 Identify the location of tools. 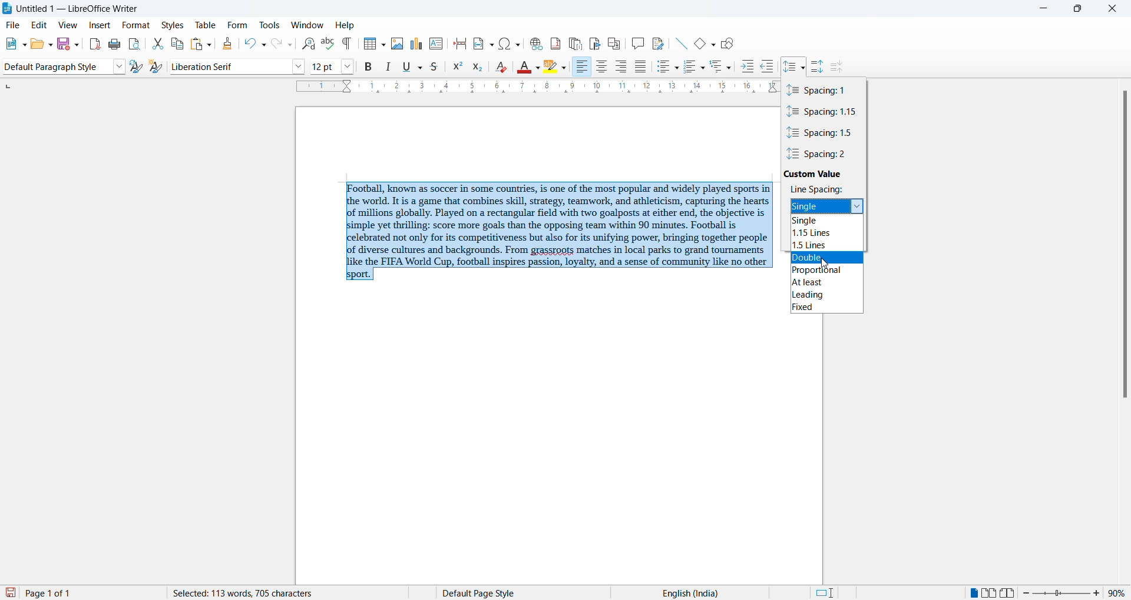
(267, 24).